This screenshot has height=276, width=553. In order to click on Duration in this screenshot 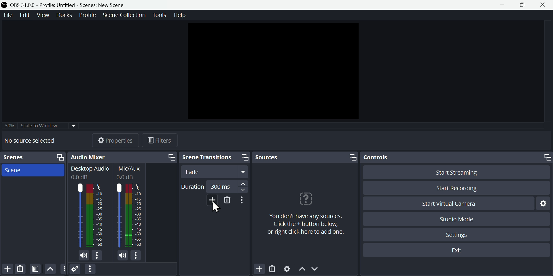, I will do `click(193, 187)`.